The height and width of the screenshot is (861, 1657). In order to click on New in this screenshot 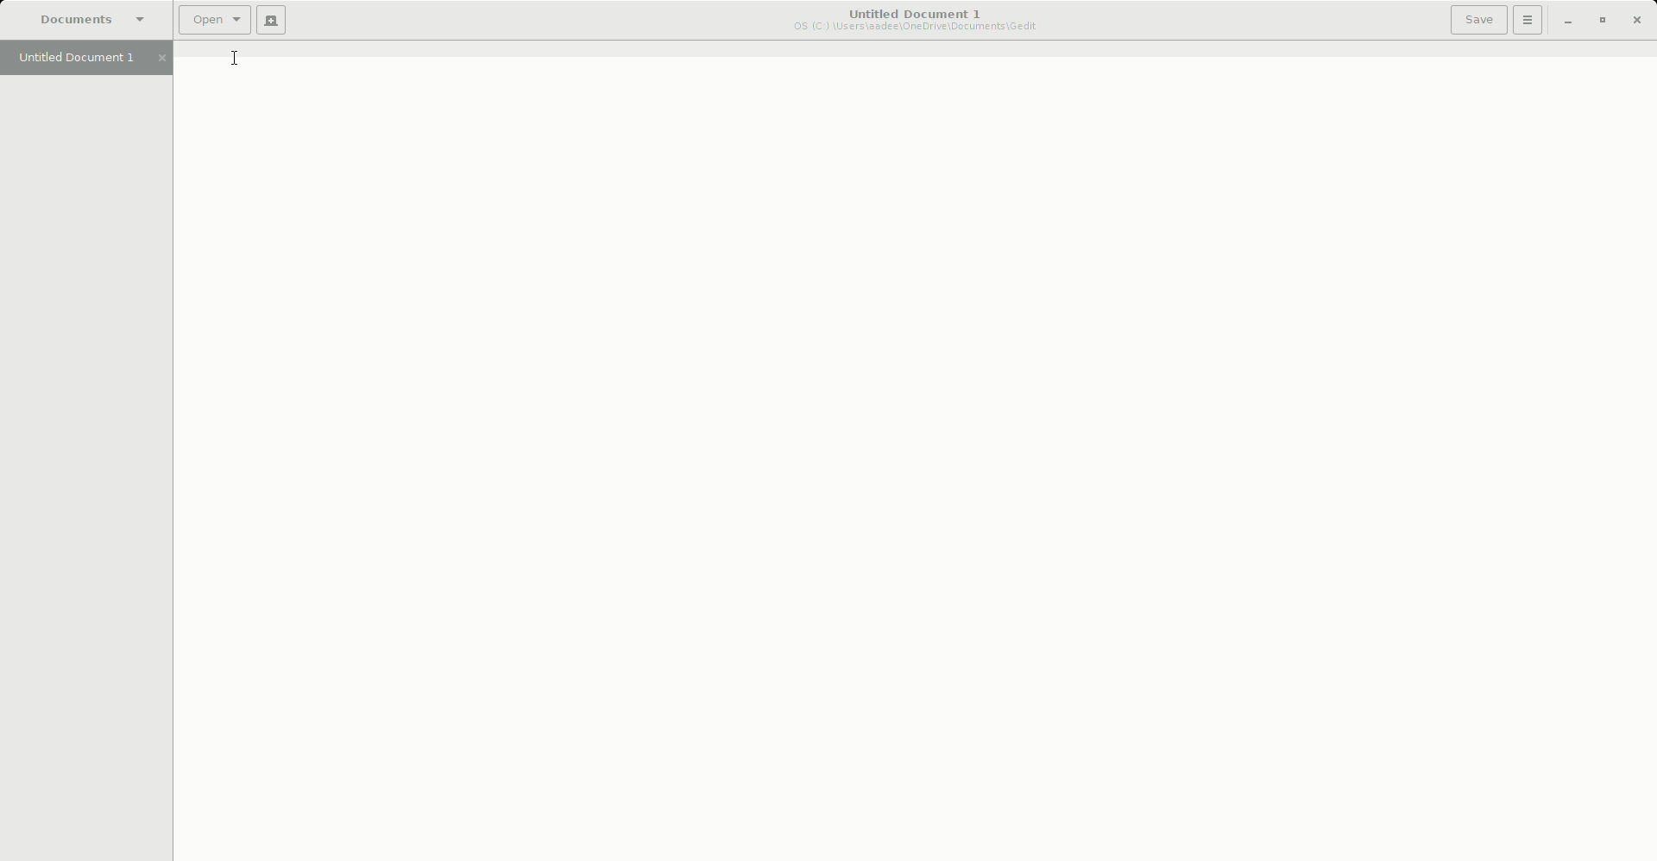, I will do `click(271, 21)`.